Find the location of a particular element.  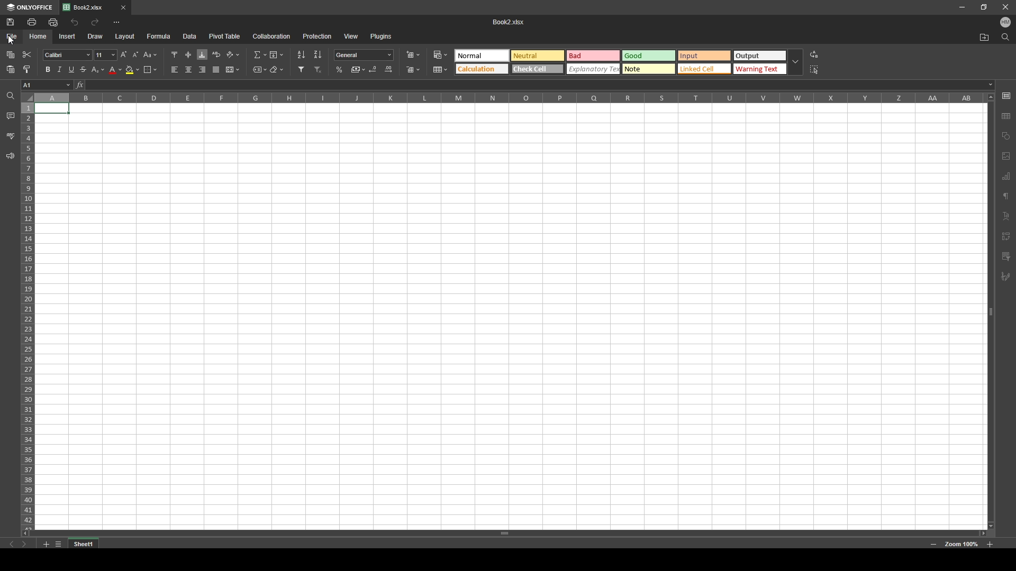

change case is located at coordinates (150, 55).